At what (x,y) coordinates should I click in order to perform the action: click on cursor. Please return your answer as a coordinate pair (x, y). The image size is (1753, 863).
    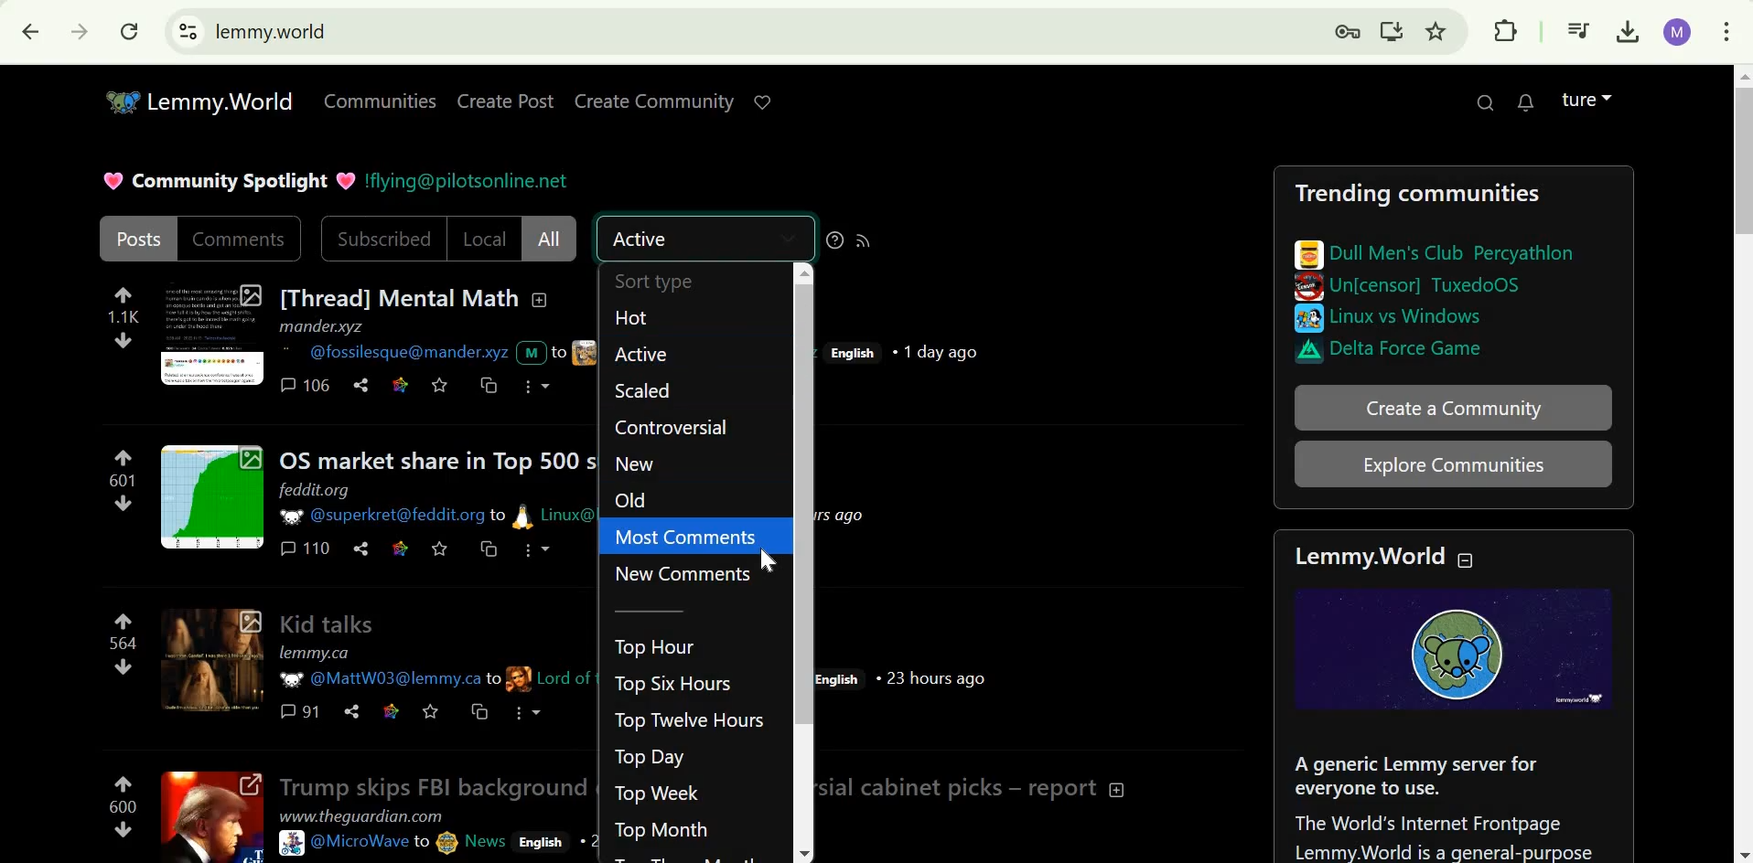
    Looking at the image, I should click on (769, 561).